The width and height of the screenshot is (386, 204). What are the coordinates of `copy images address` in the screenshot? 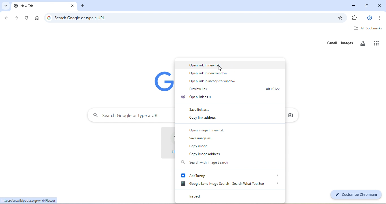 It's located at (206, 154).